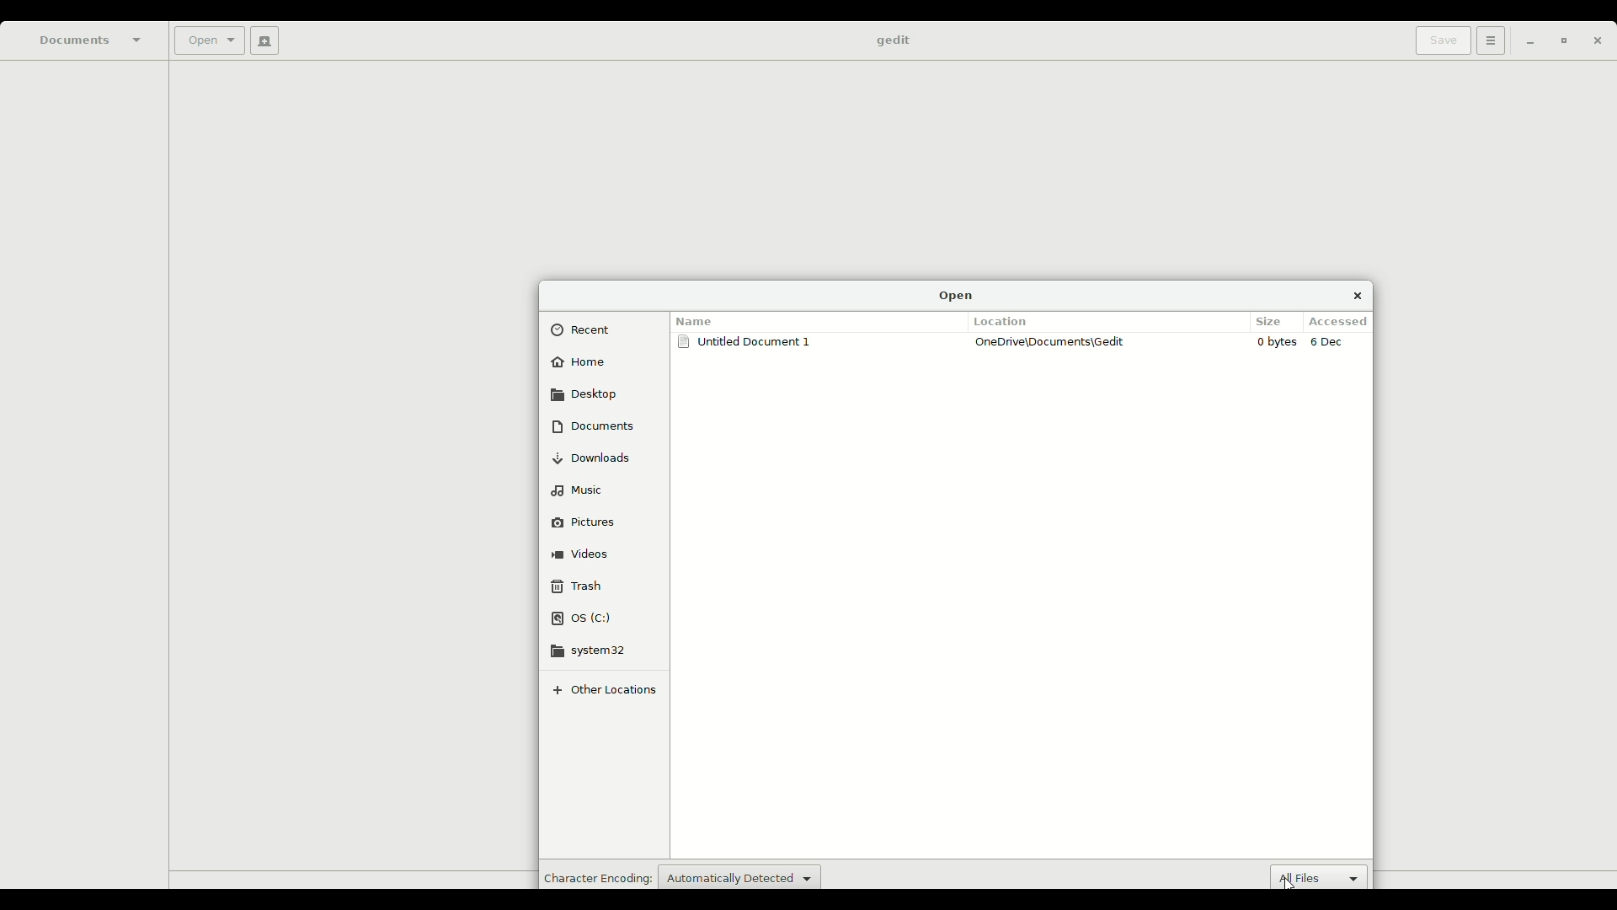 The height and width of the screenshot is (910, 1617). I want to click on 6 Dec, so click(1332, 343).